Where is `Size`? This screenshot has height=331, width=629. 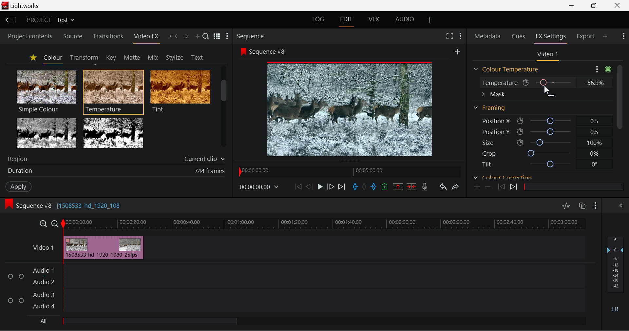
Size is located at coordinates (487, 142).